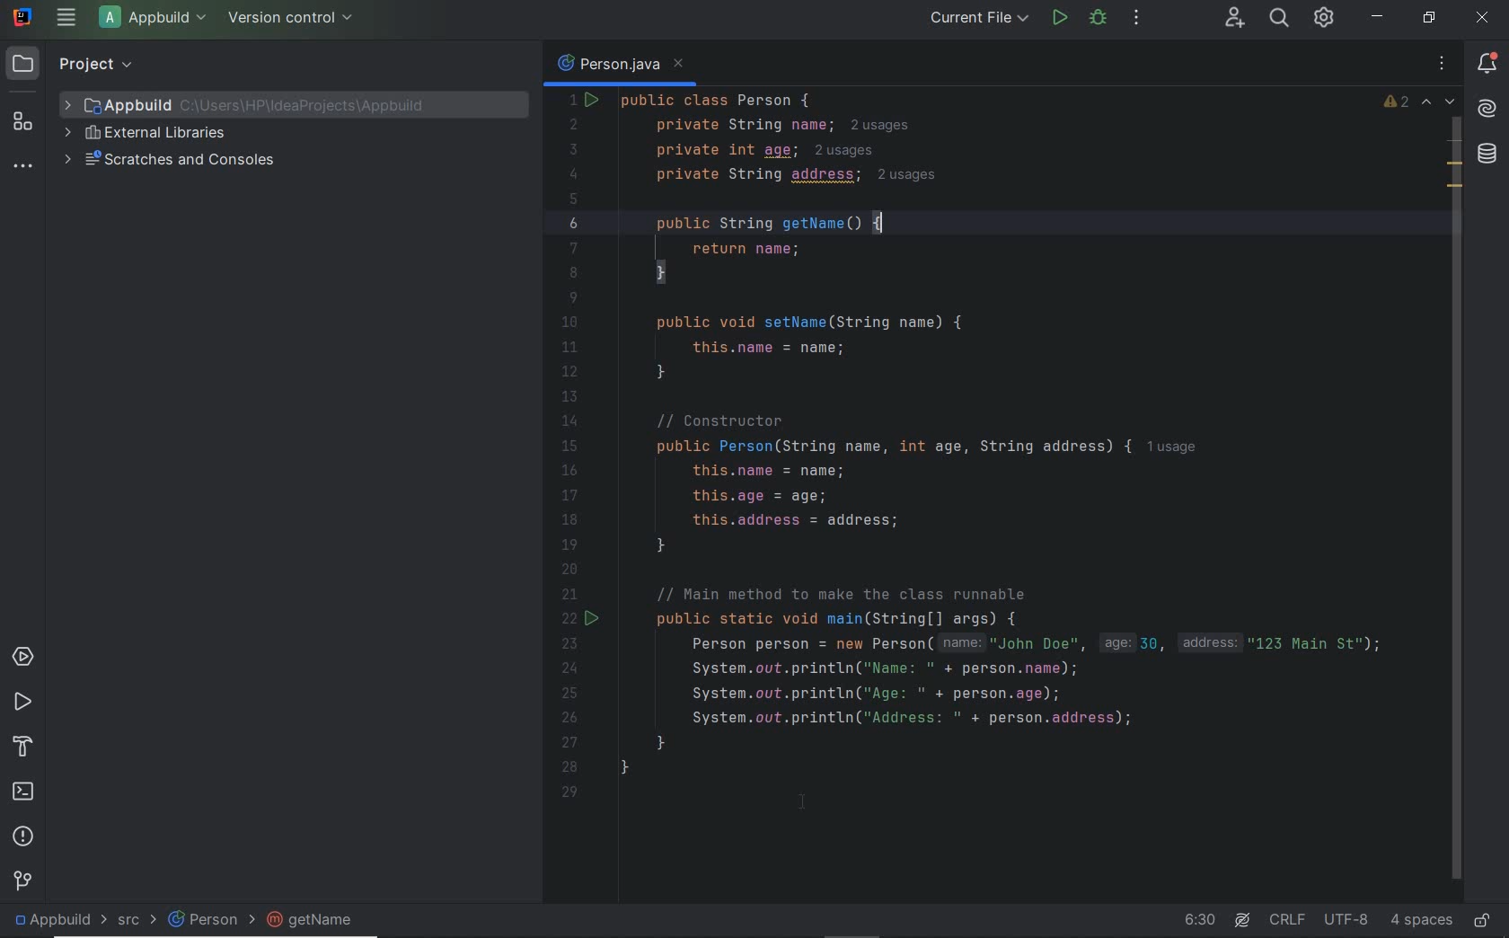 The image size is (1509, 938). I want to click on version control, so click(295, 19).